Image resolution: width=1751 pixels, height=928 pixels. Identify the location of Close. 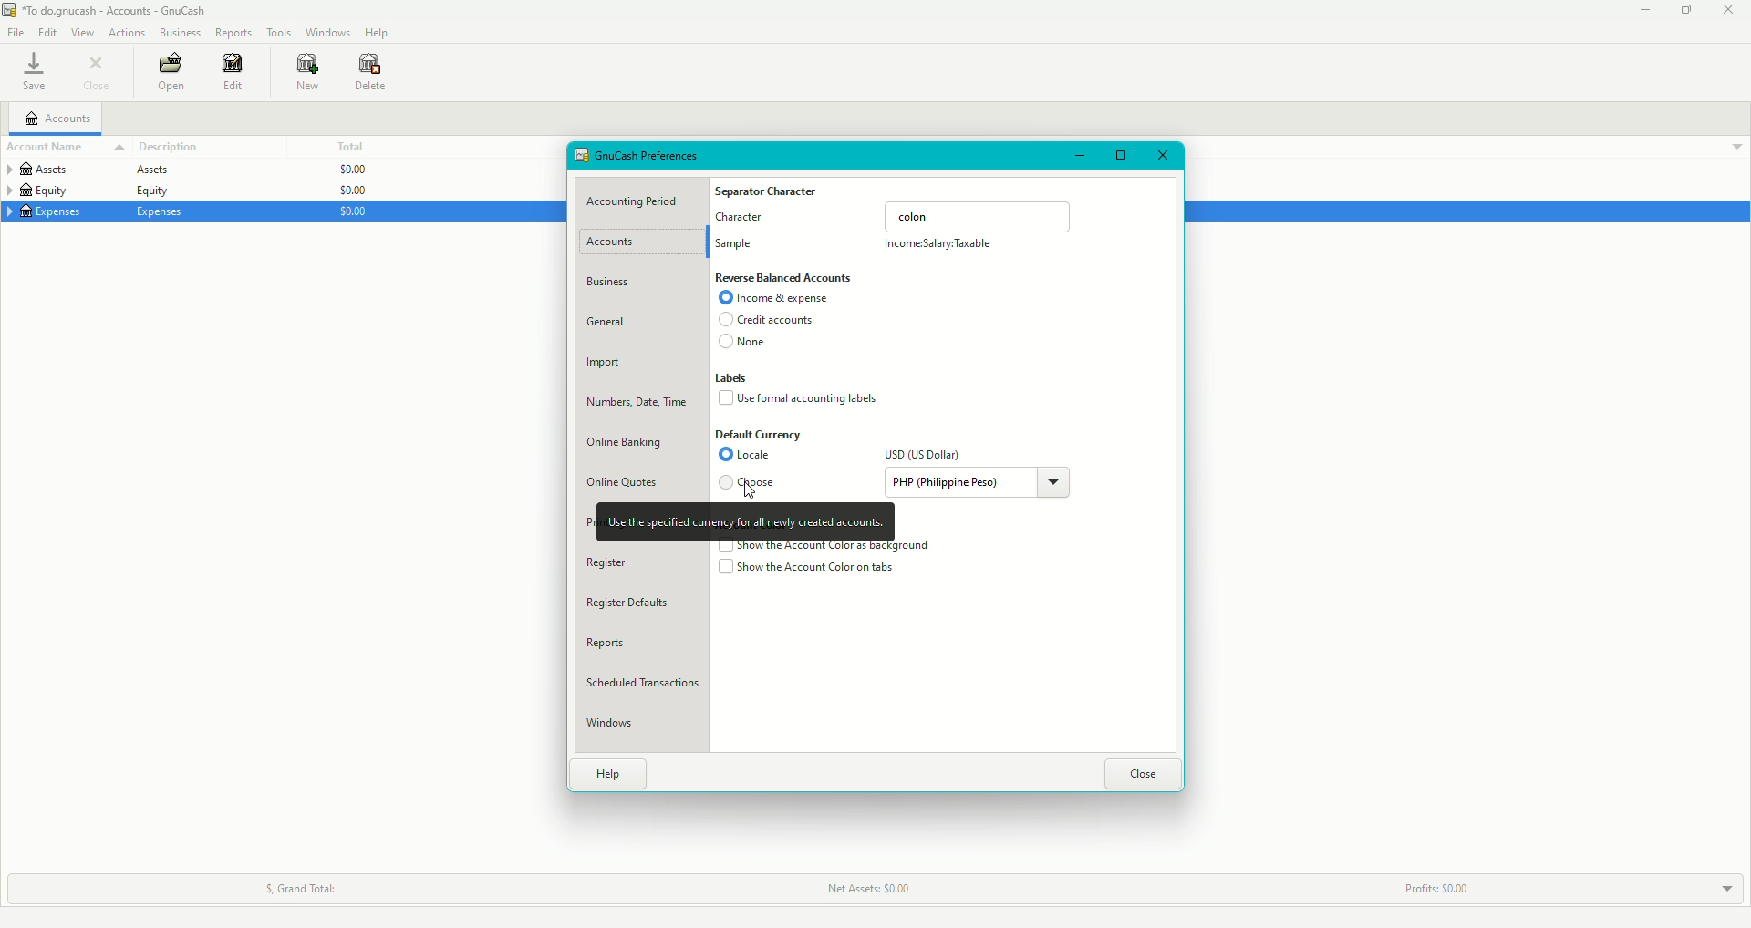
(1729, 11).